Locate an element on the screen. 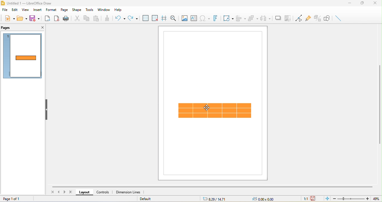 This screenshot has height=202, width=382. first page is located at coordinates (52, 192).